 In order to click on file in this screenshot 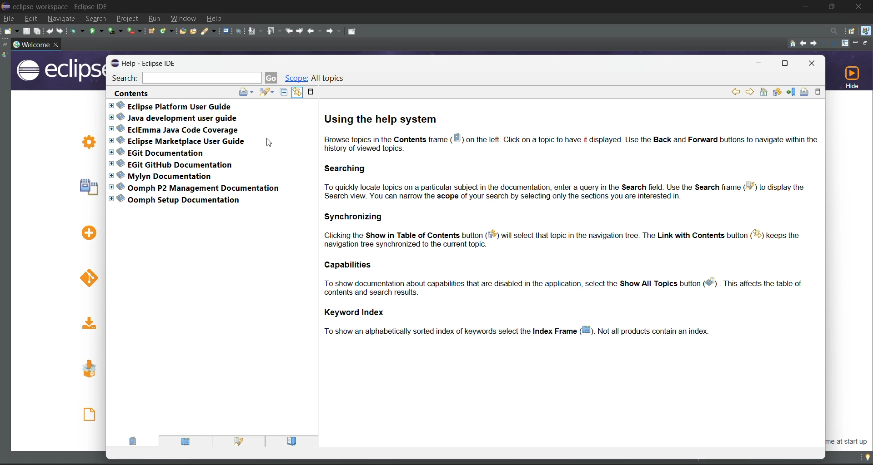, I will do `click(10, 17)`.